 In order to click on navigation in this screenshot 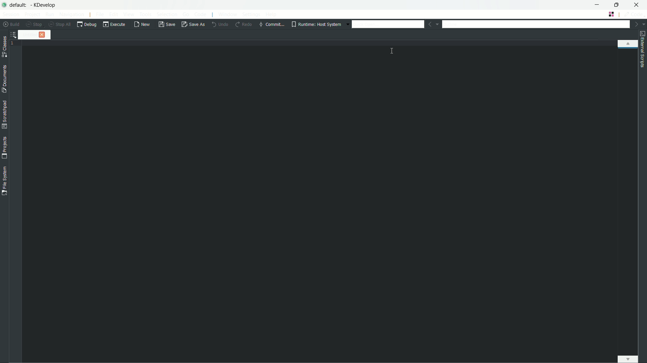, I will do `click(72, 15)`.